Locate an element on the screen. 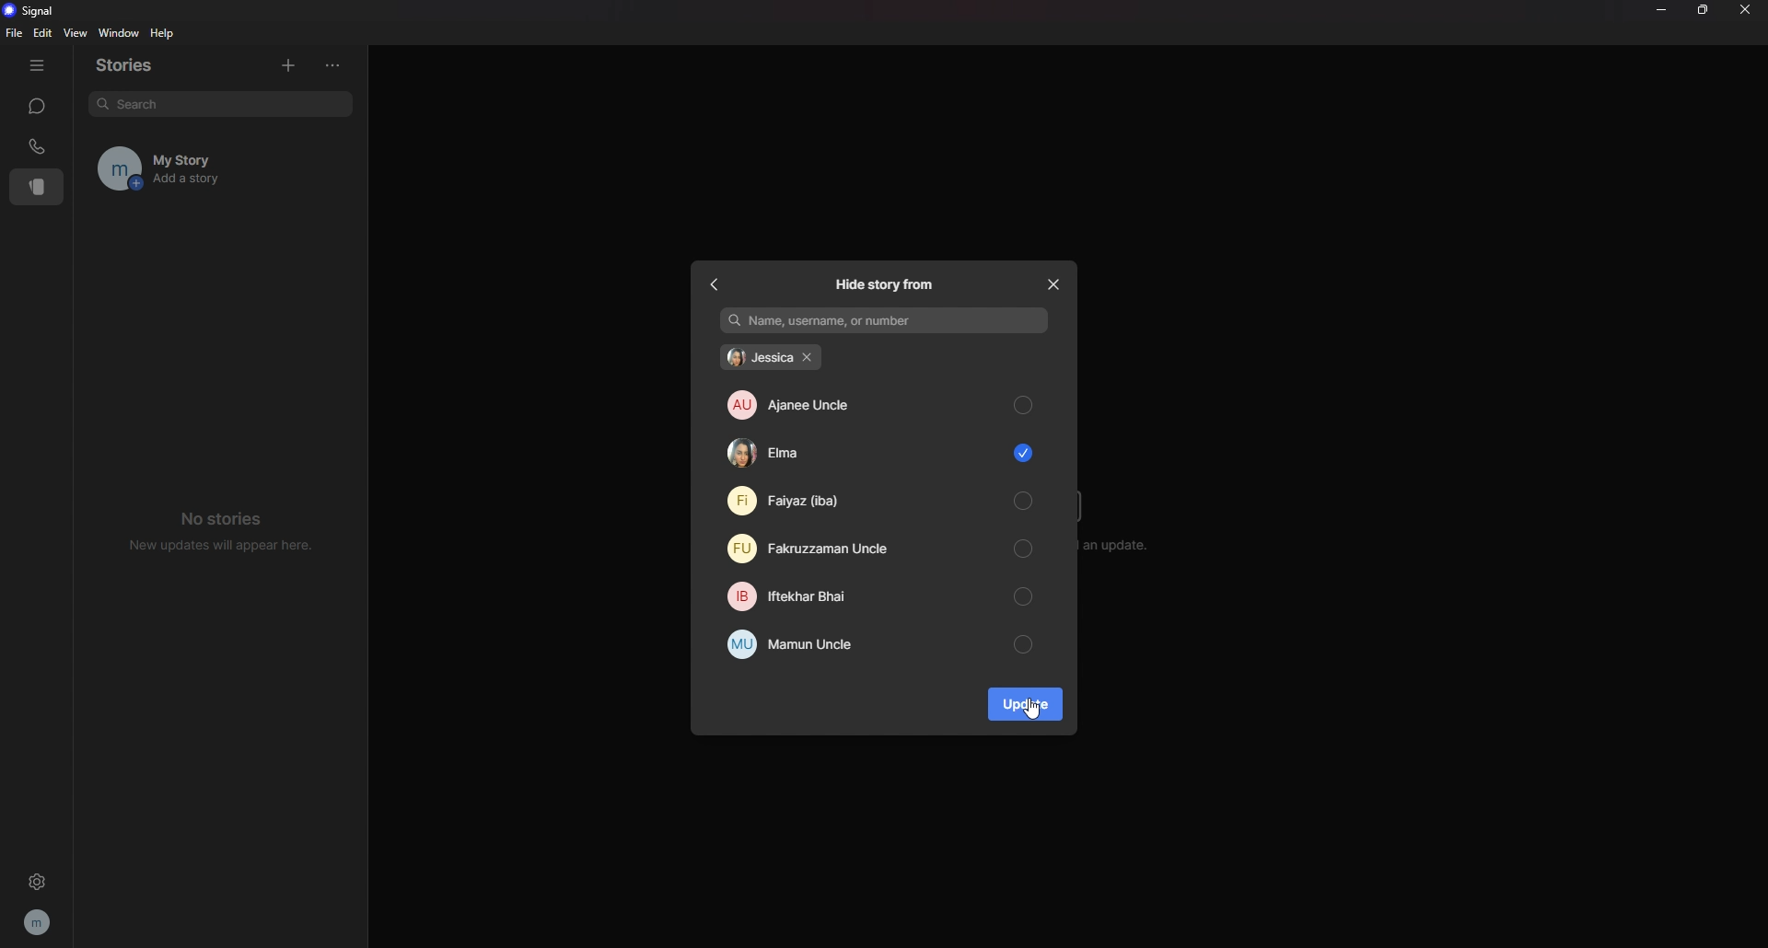  minimize is located at coordinates (1660, 9).